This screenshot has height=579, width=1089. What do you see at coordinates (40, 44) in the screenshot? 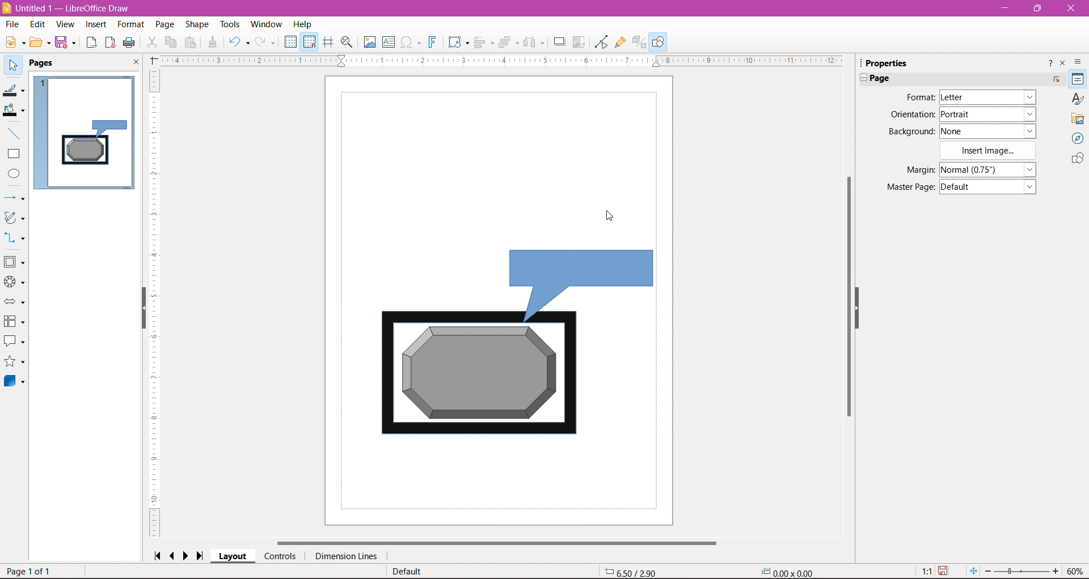
I see `Open` at bounding box center [40, 44].